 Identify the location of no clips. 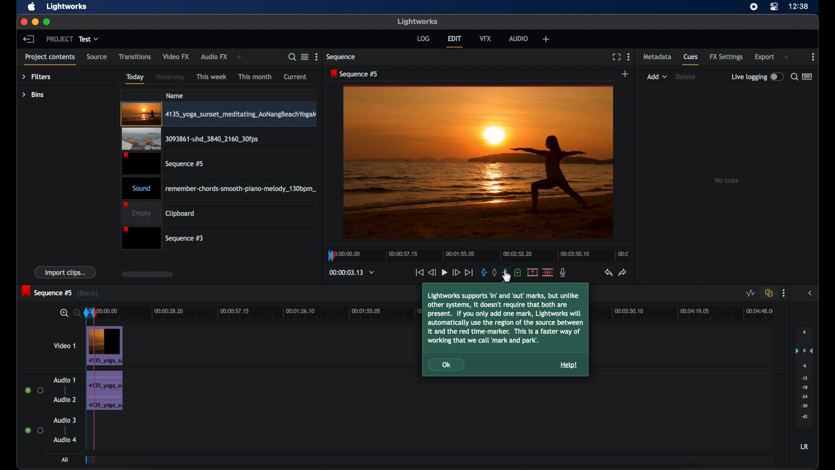
(727, 180).